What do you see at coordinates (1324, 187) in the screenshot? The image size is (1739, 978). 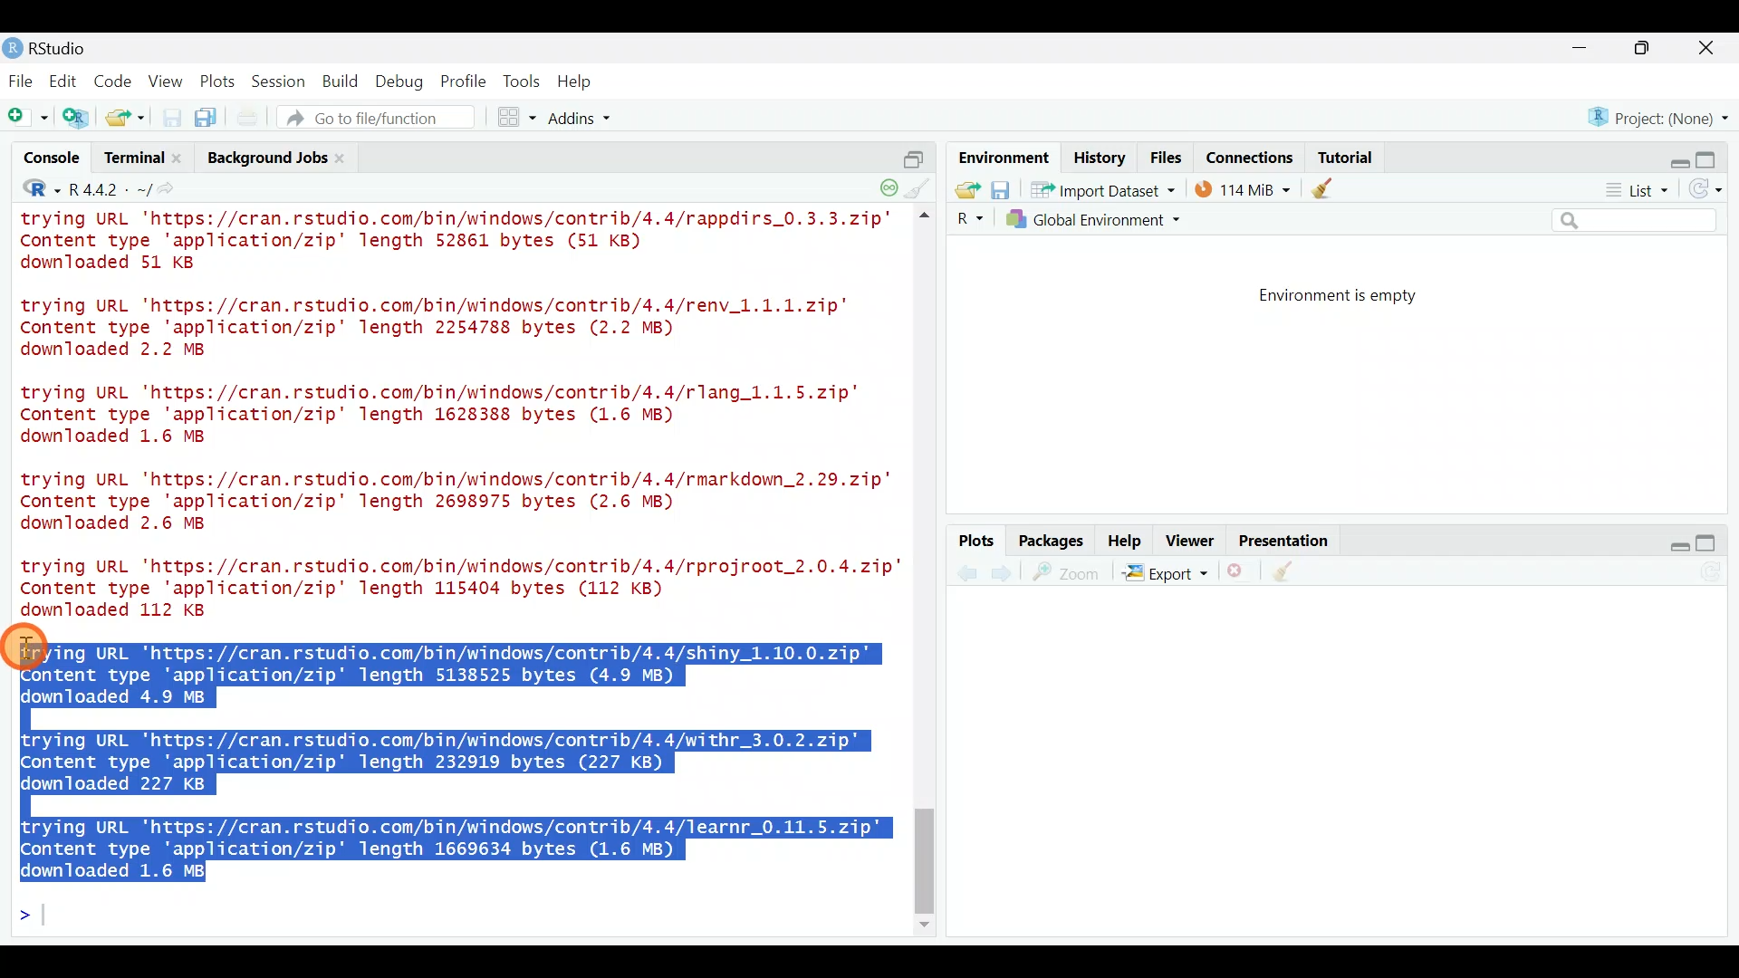 I see `clear objects from the workspace` at bounding box center [1324, 187].